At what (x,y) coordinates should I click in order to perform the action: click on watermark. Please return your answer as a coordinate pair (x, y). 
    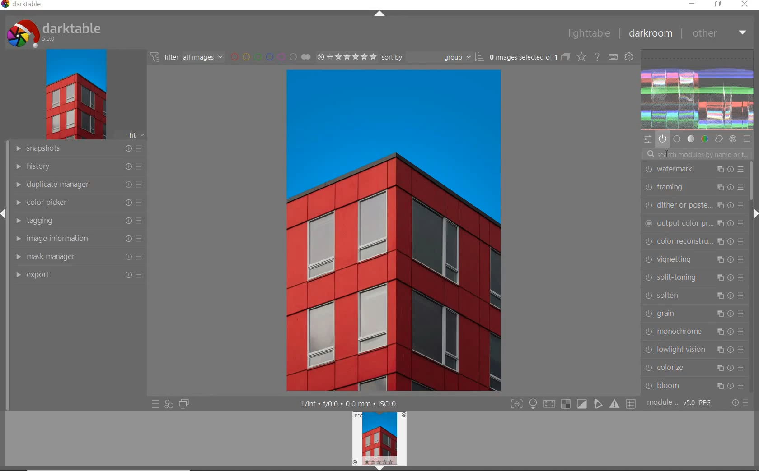
    Looking at the image, I should click on (694, 170).